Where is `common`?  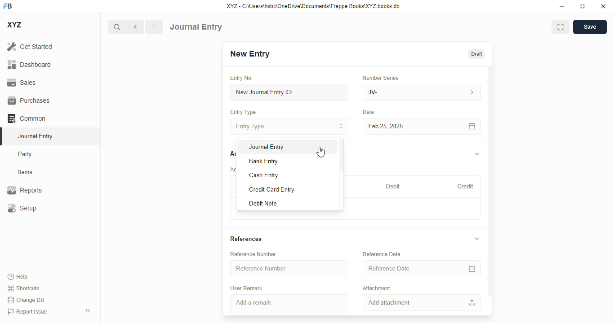
common is located at coordinates (27, 118).